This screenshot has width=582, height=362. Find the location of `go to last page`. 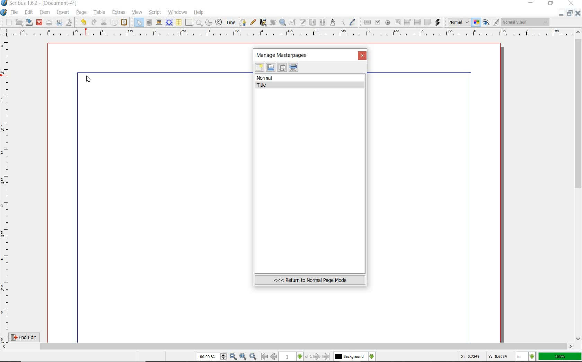

go to last page is located at coordinates (326, 356).